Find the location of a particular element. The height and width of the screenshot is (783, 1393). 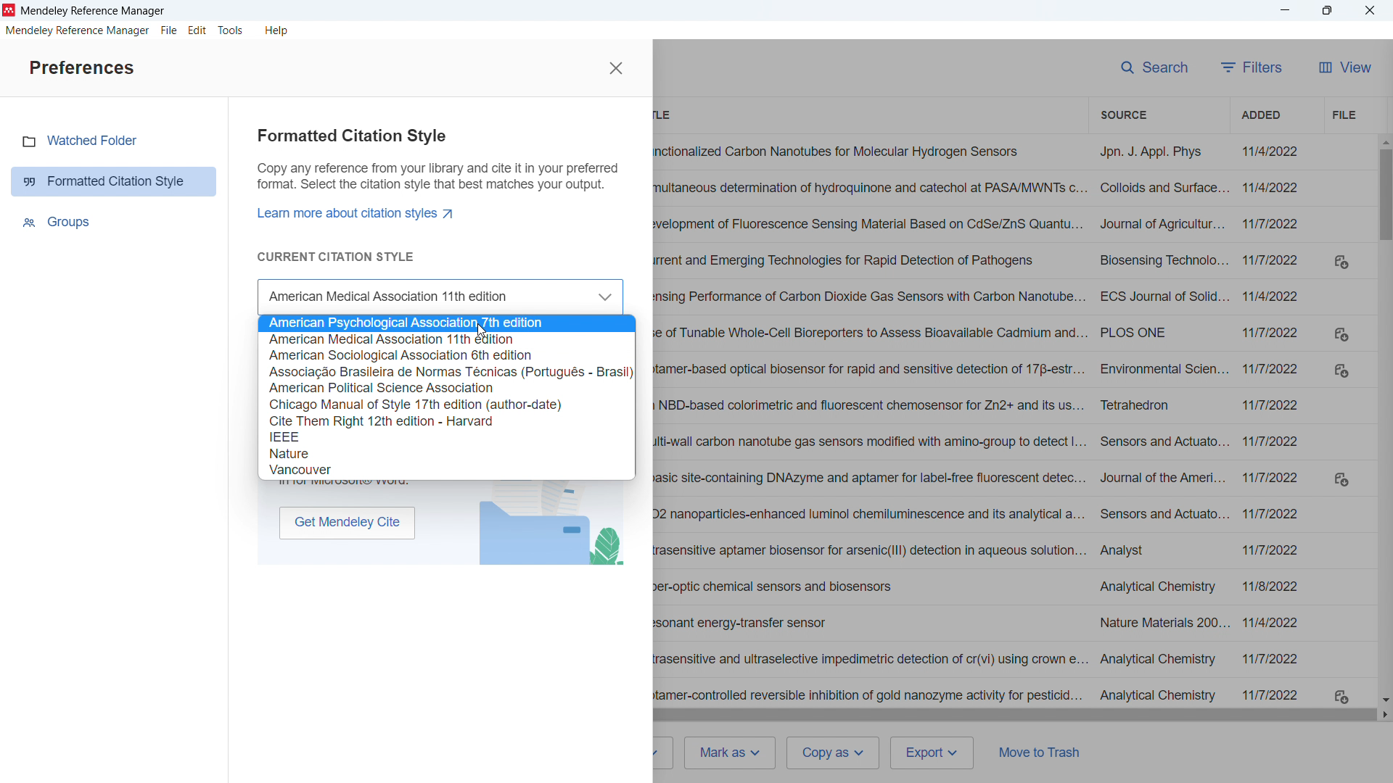

help is located at coordinates (277, 31).